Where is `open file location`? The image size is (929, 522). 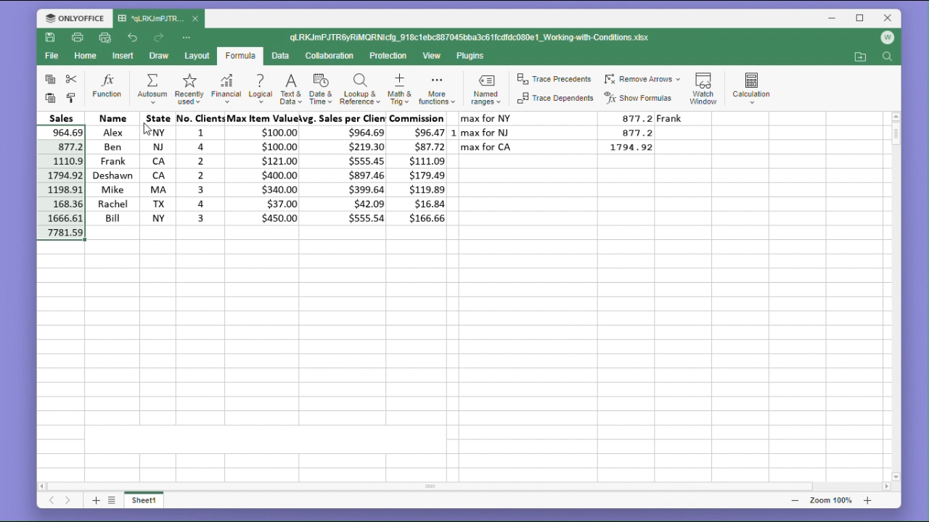 open file location is located at coordinates (860, 57).